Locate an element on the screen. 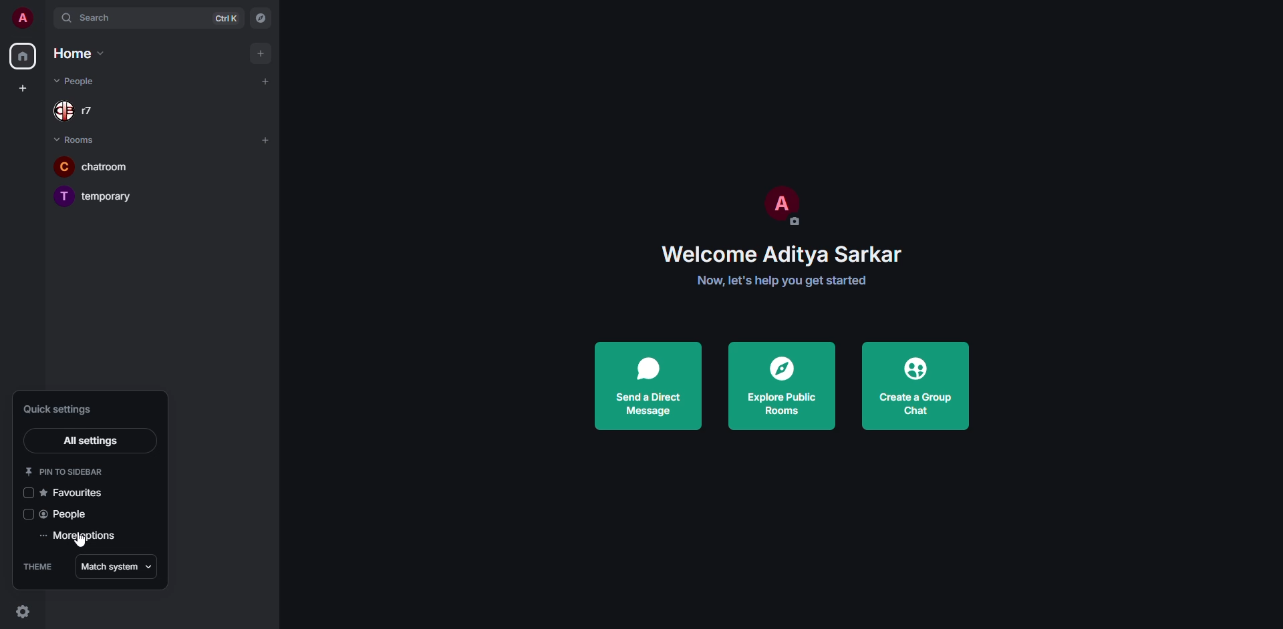 Image resolution: width=1283 pixels, height=629 pixels. people is located at coordinates (78, 80).